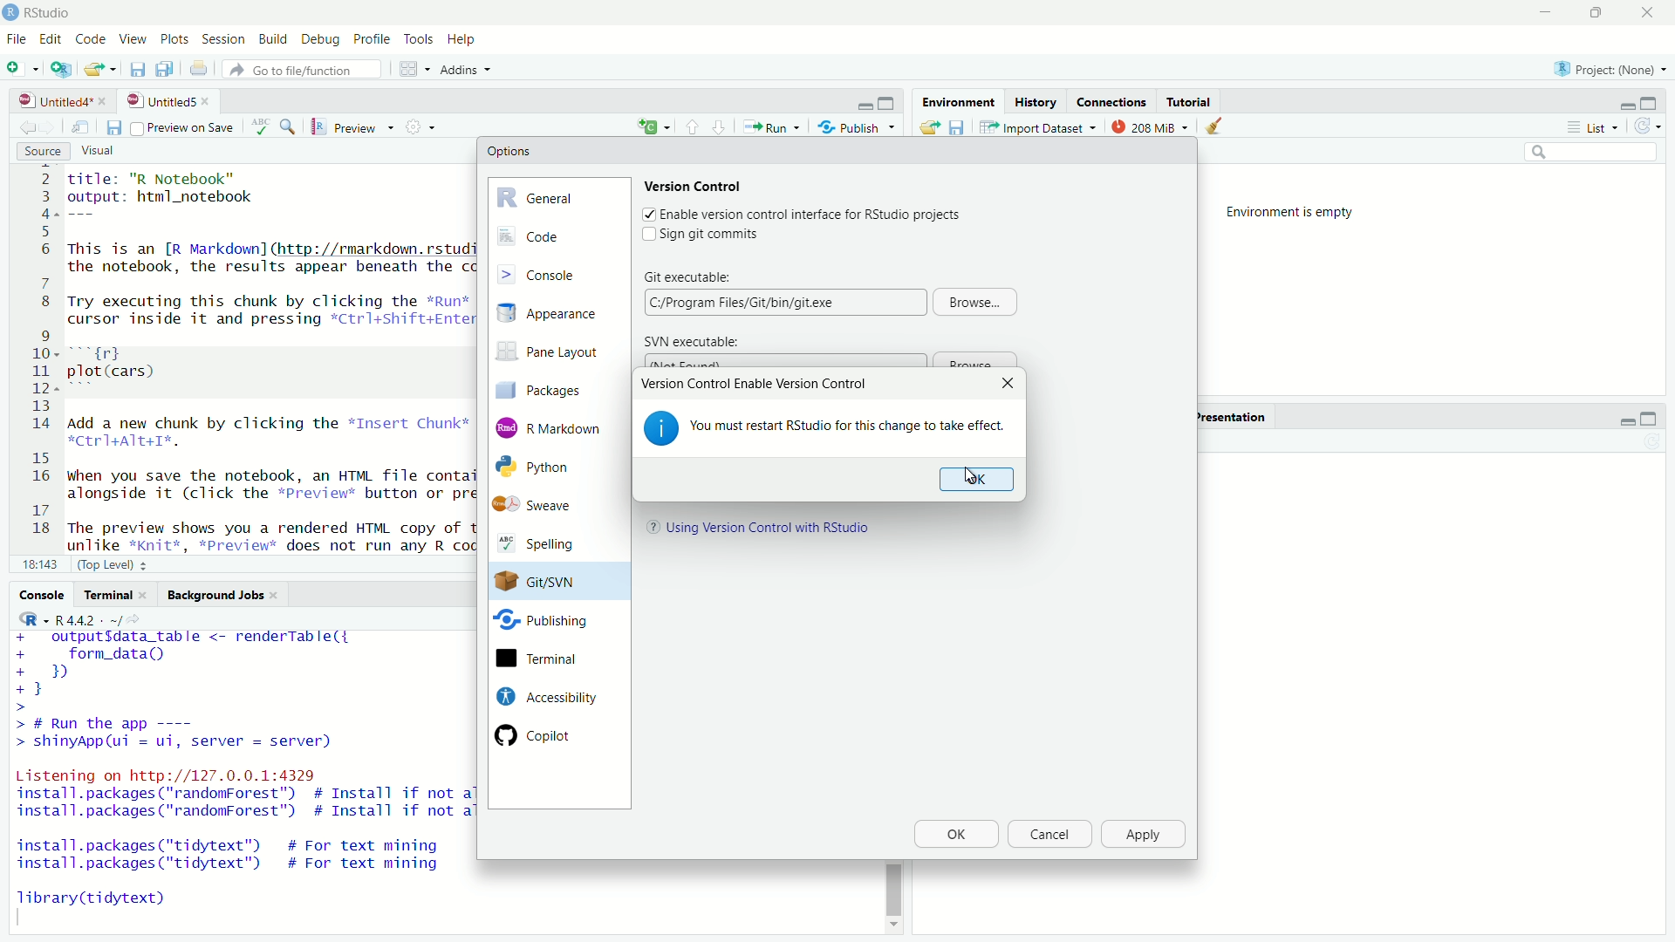 This screenshot has height=942, width=1675. What do you see at coordinates (974, 480) in the screenshot?
I see `OK` at bounding box center [974, 480].